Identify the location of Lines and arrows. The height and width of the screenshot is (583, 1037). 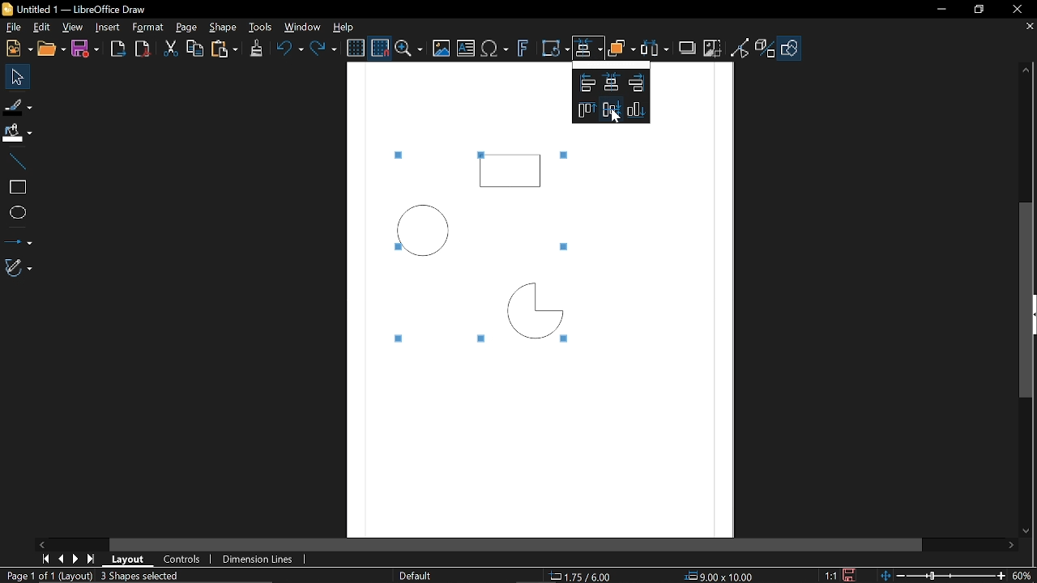
(18, 240).